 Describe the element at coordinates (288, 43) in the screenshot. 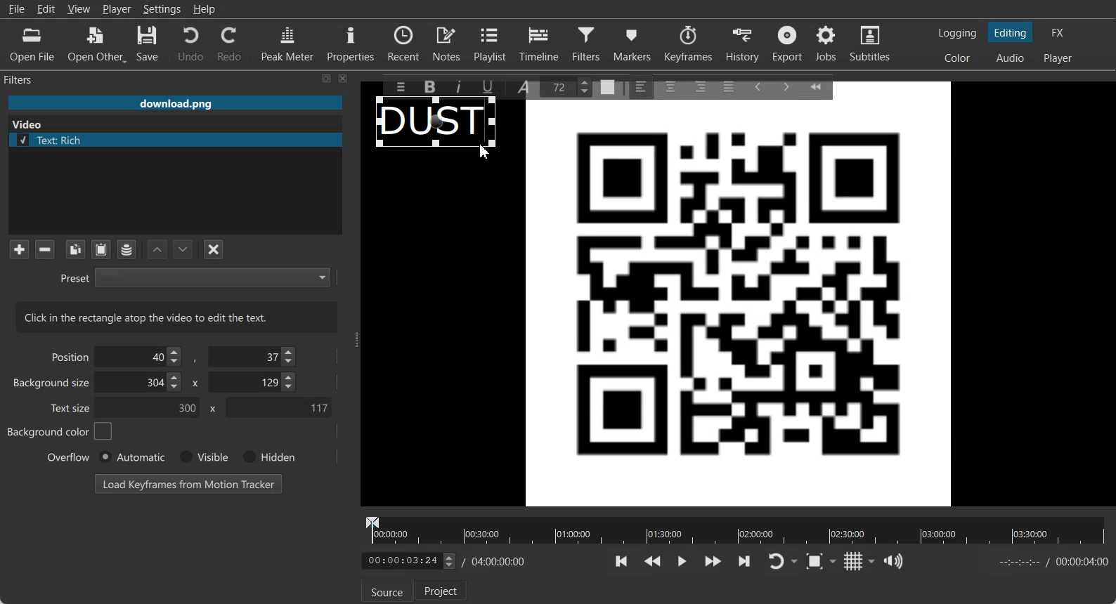

I see `Peak Meter` at that location.